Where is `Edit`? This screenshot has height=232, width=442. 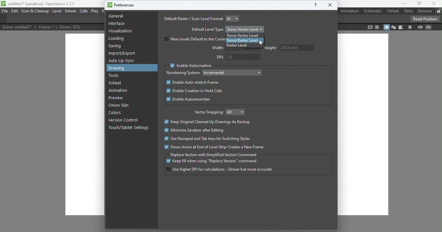
Edit is located at coordinates (15, 11).